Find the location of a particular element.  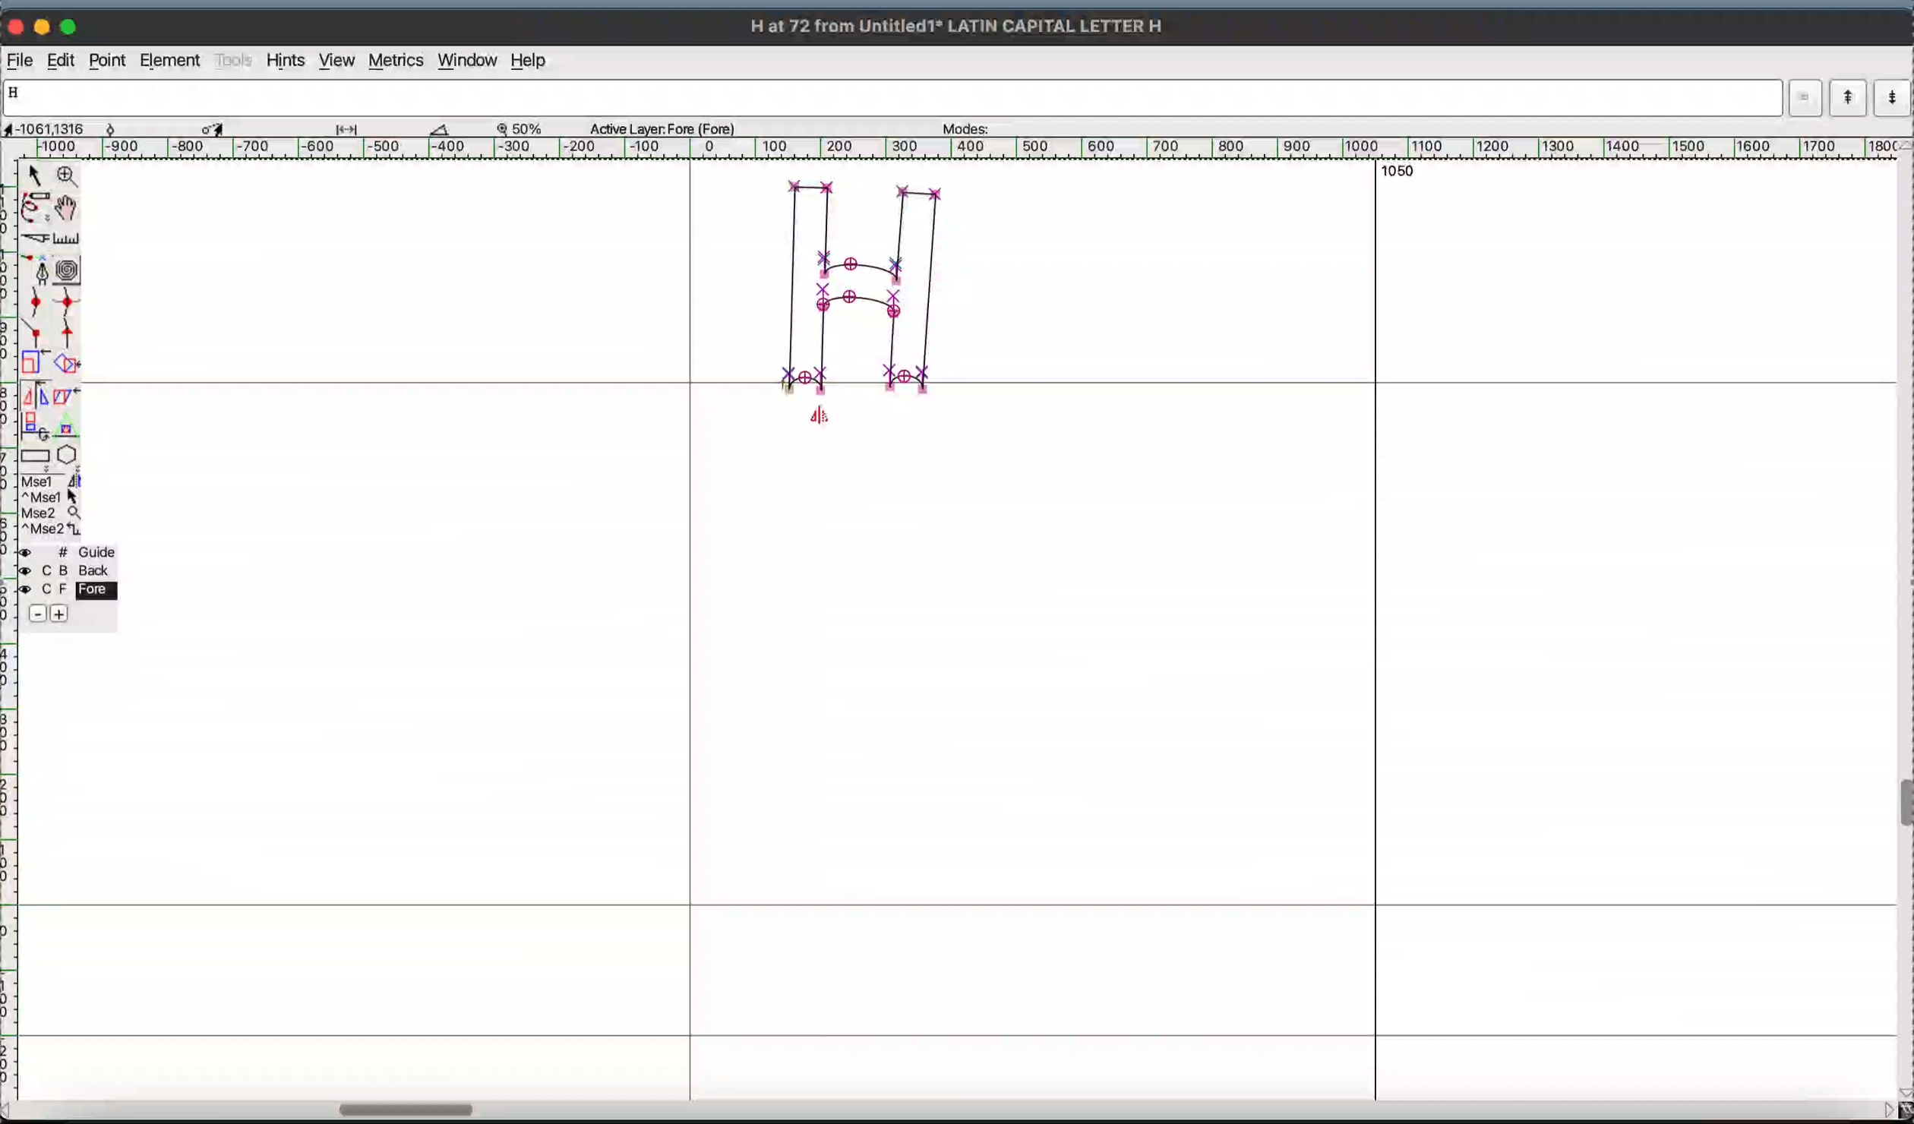

window is located at coordinates (466, 58).